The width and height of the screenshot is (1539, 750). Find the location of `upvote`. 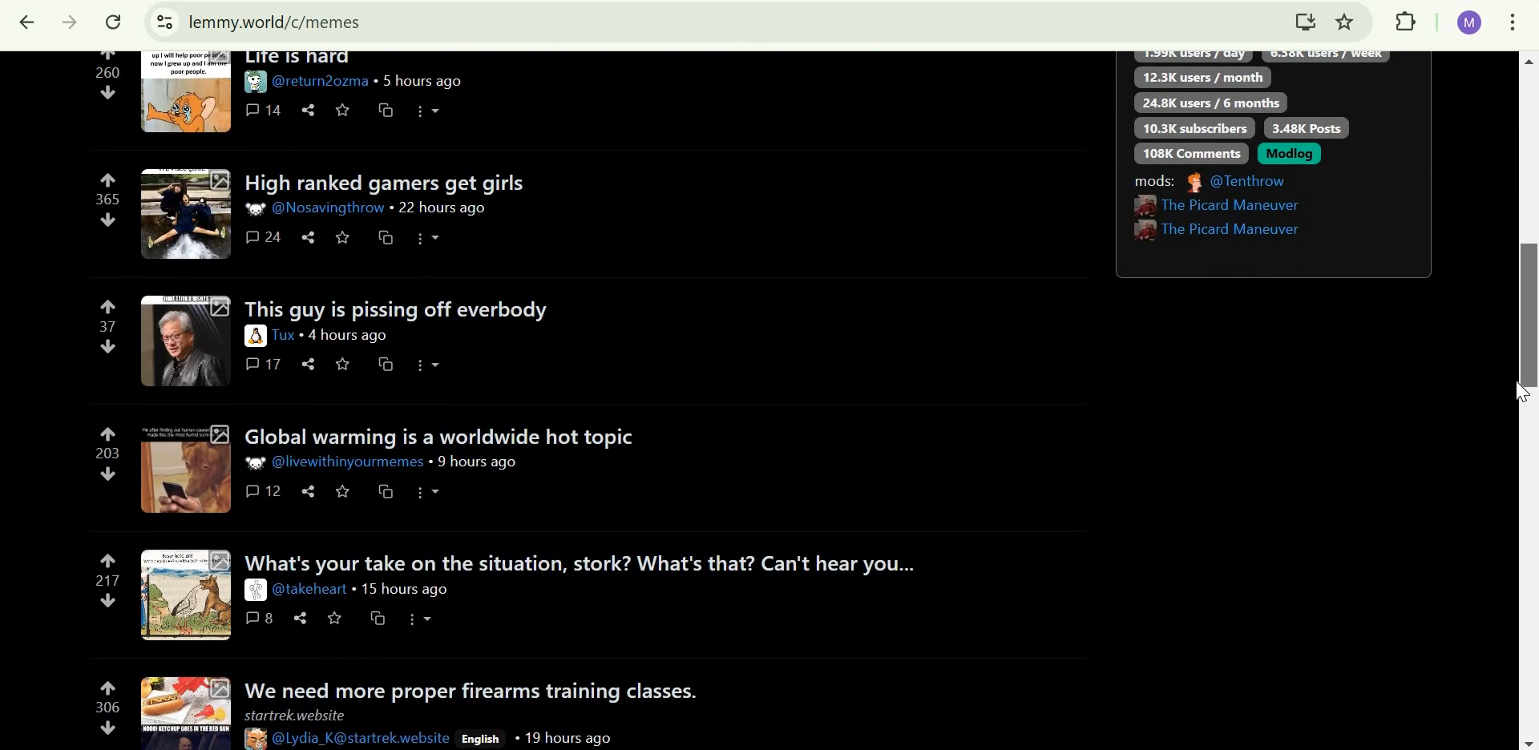

upvote is located at coordinates (109, 305).